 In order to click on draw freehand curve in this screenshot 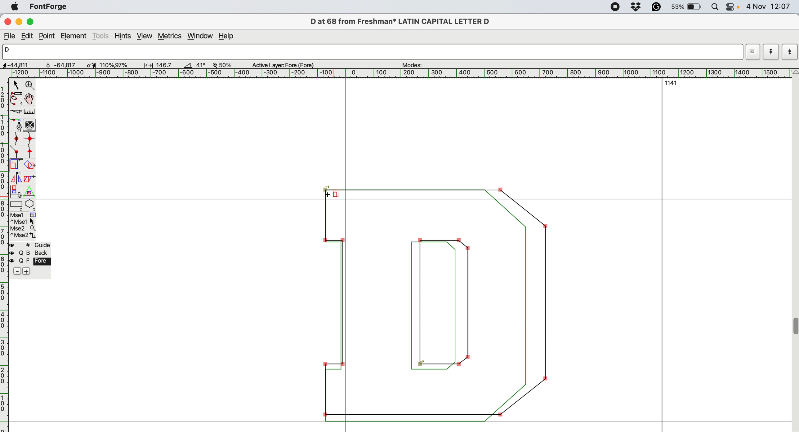, I will do `click(16, 98)`.